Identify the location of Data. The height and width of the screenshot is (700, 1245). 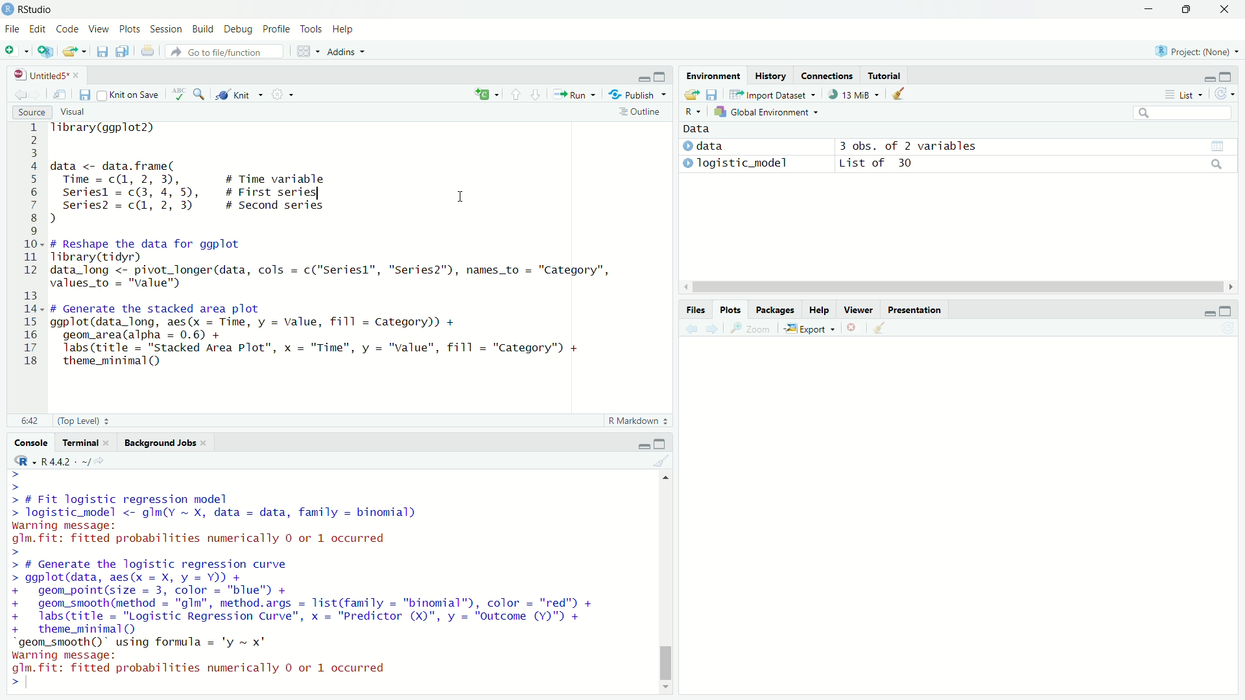
(696, 129).